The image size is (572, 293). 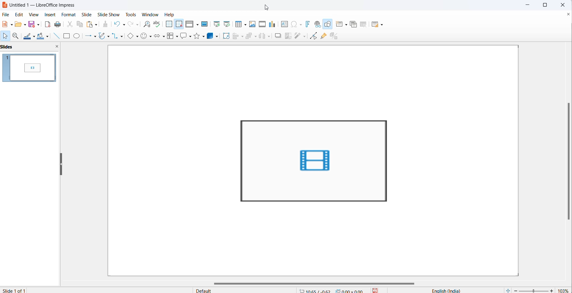 What do you see at coordinates (211, 35) in the screenshot?
I see `3d object` at bounding box center [211, 35].